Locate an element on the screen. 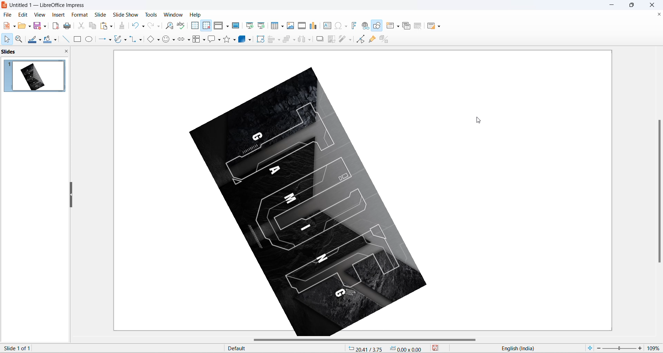 This screenshot has height=353, width=663. flow chart options is located at coordinates (204, 40).